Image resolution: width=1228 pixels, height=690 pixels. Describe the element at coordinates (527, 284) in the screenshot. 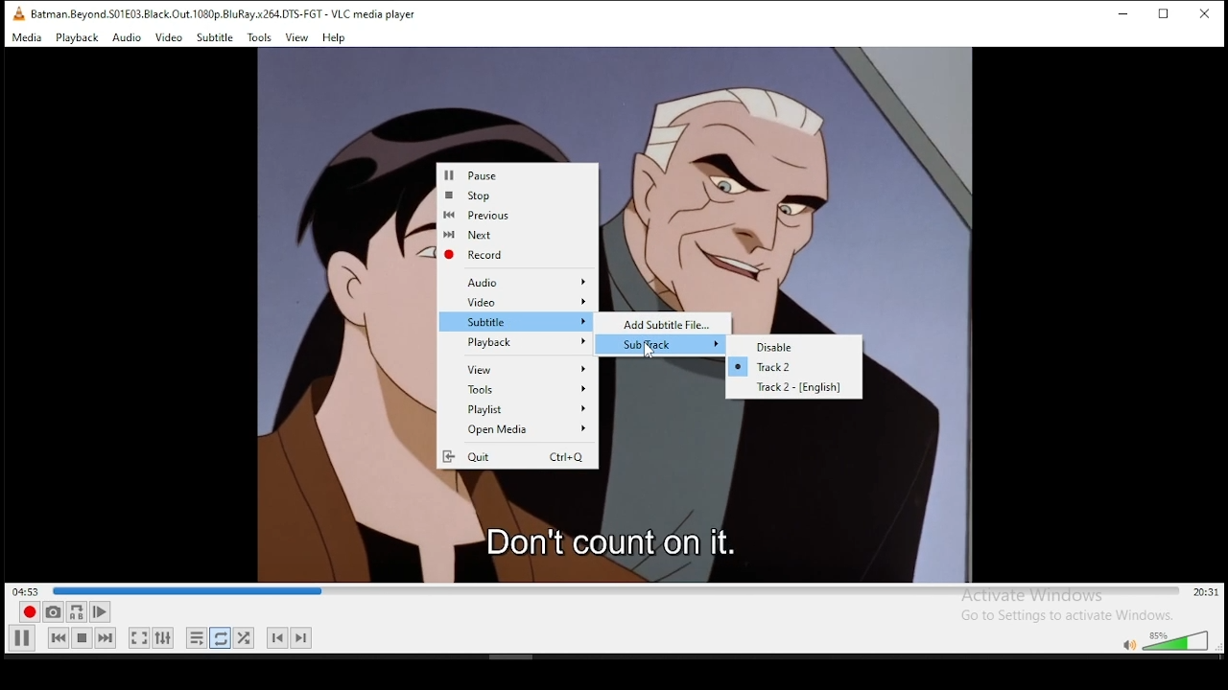

I see `Audio ` at that location.